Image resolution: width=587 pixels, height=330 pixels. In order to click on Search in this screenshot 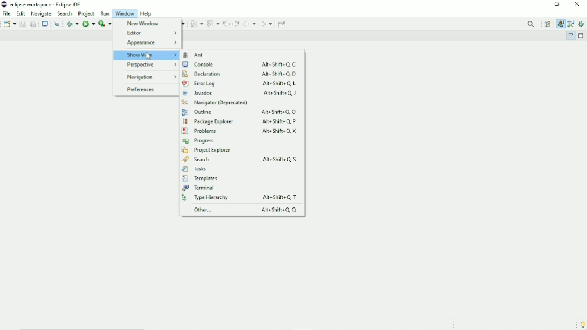, I will do `click(65, 14)`.